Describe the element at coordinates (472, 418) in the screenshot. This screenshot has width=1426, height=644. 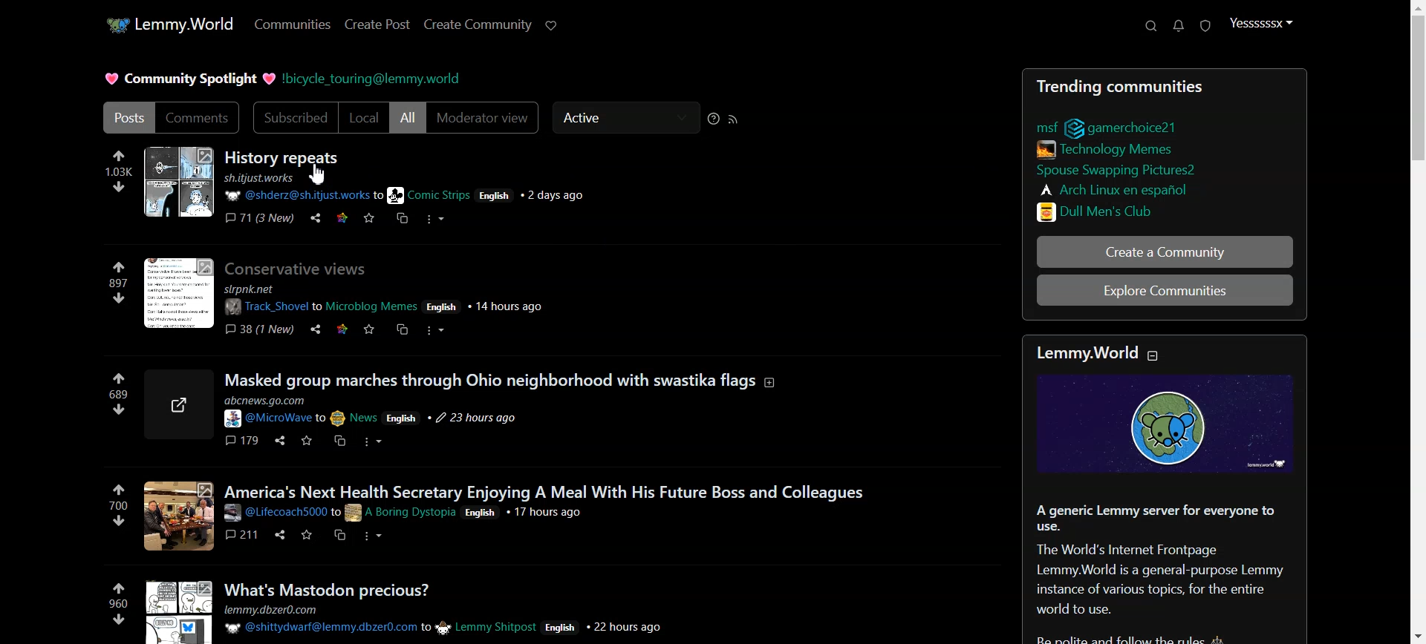
I see `23 hours ago` at that location.